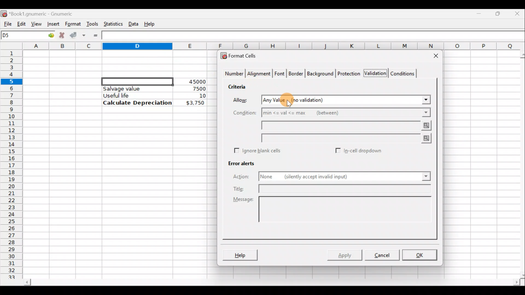  Describe the element at coordinates (420, 113) in the screenshot. I see `Conditions drop down` at that location.